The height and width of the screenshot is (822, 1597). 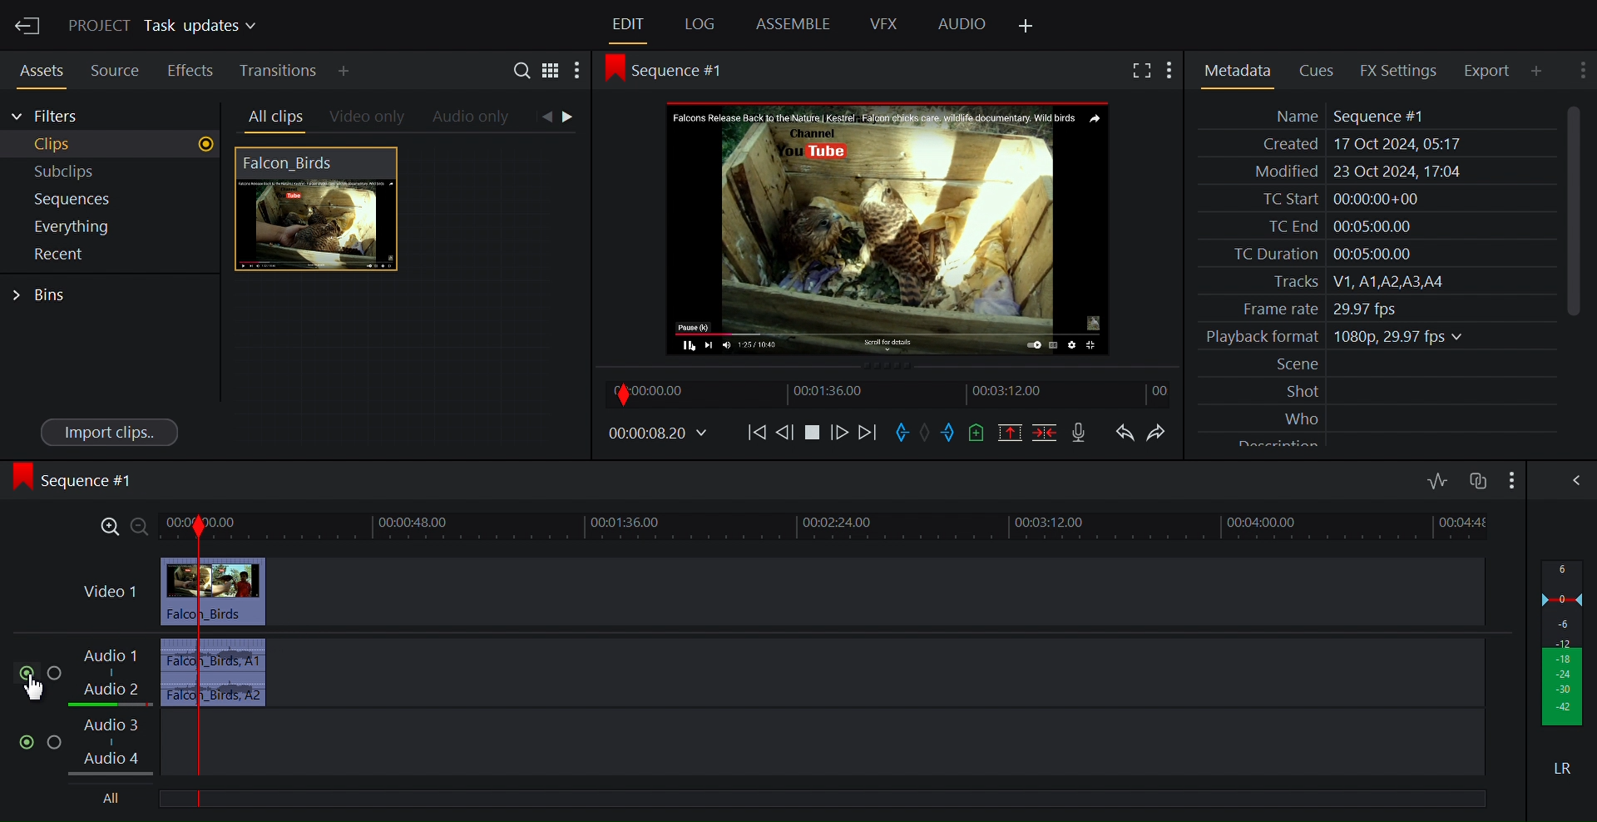 I want to click on Import clips, so click(x=111, y=431).